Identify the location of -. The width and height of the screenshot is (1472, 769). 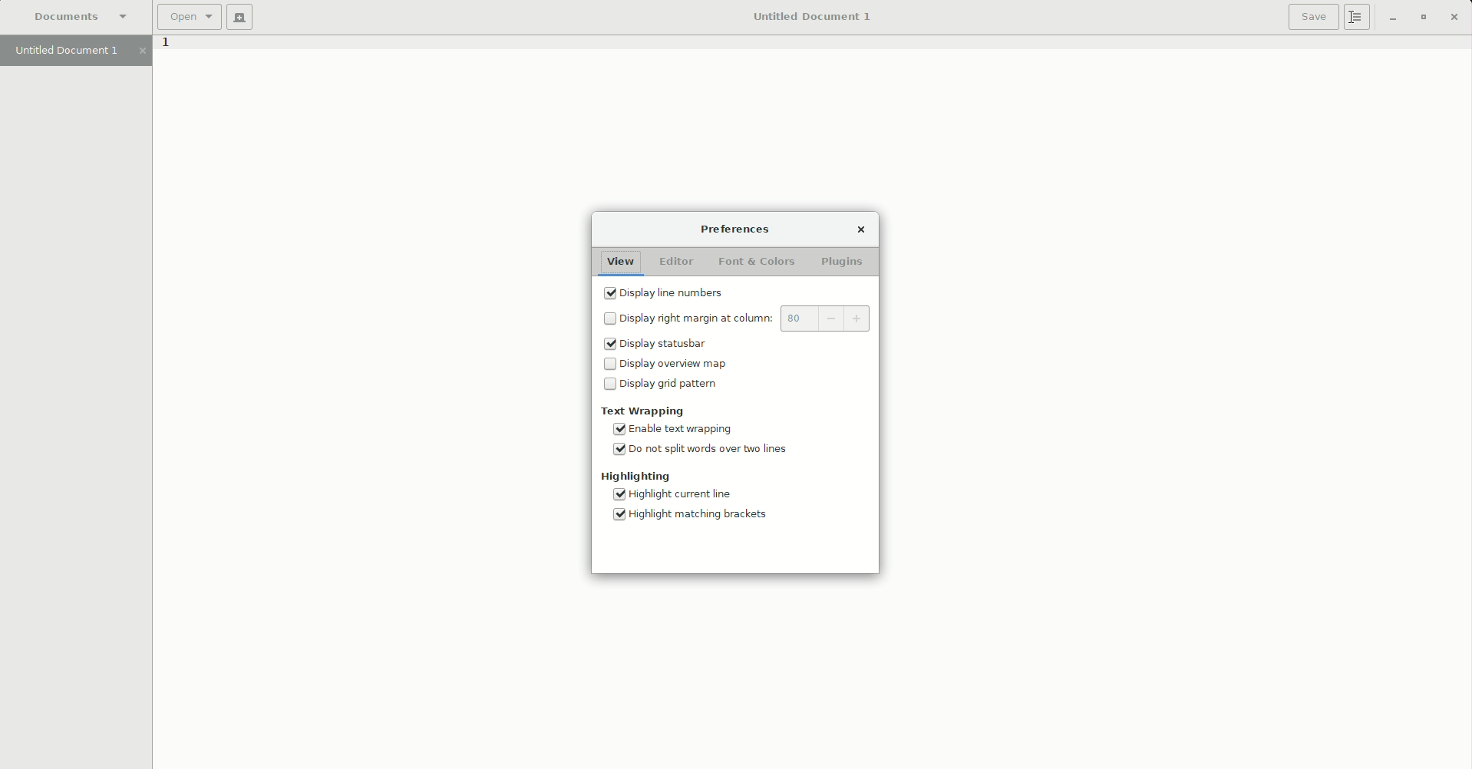
(830, 319).